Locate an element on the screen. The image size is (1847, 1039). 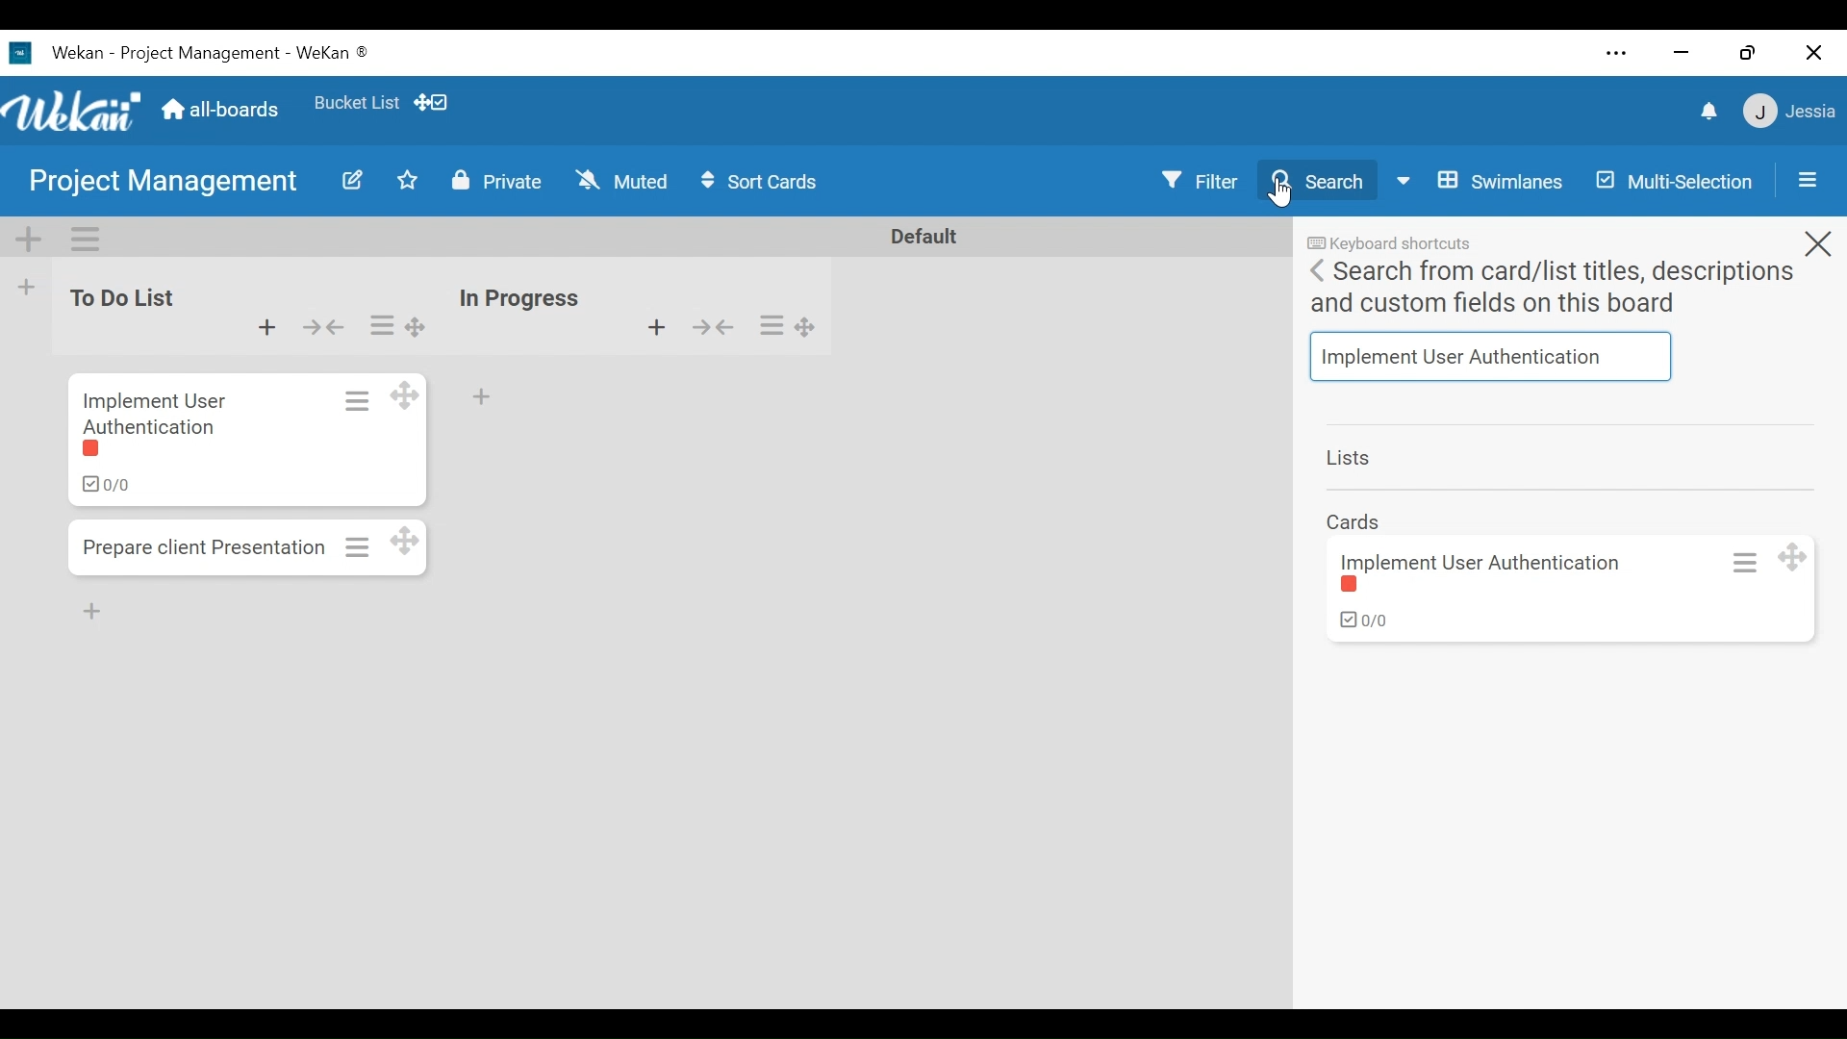
Add card to bottom of the list is located at coordinates (483, 397).